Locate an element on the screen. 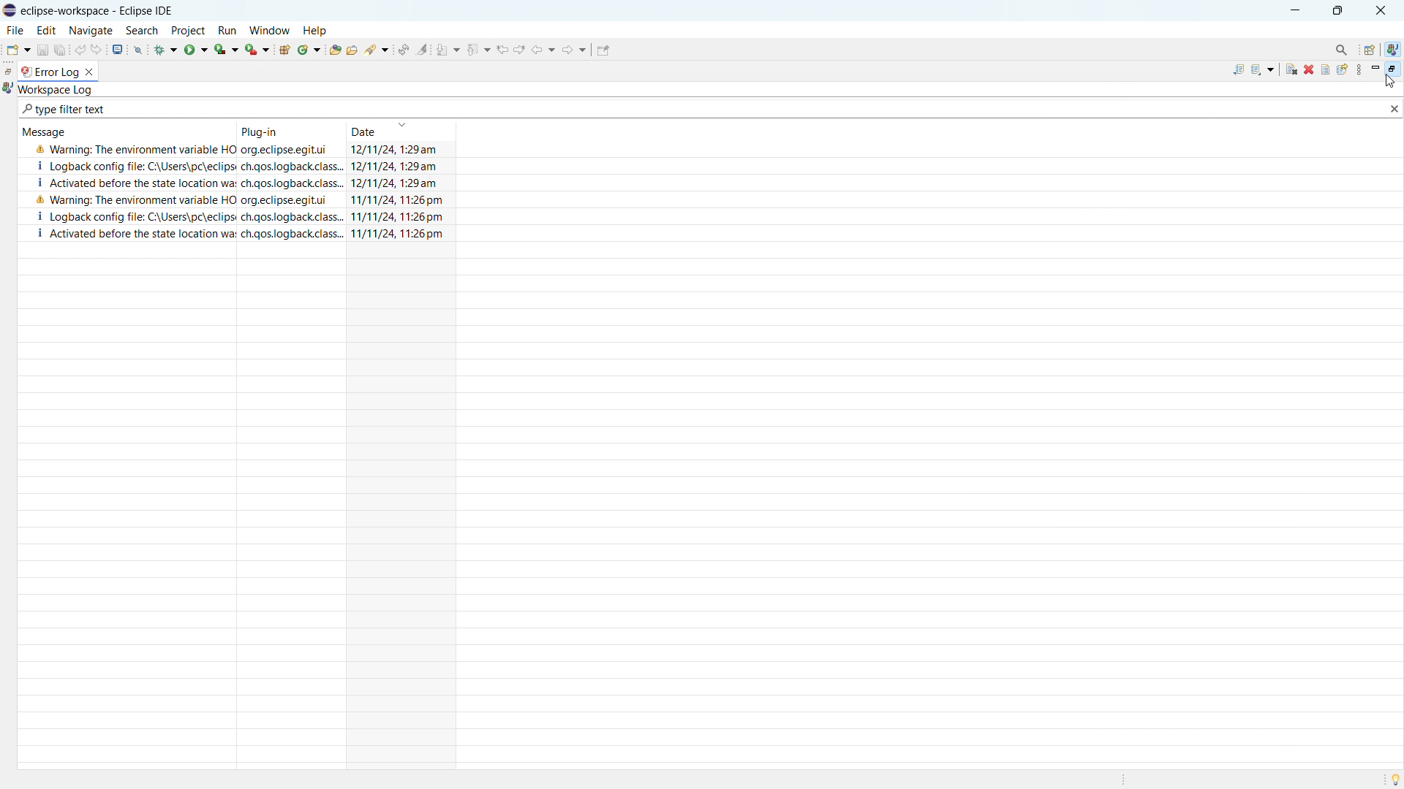  12/11/24, 1:29am is located at coordinates (397, 167).